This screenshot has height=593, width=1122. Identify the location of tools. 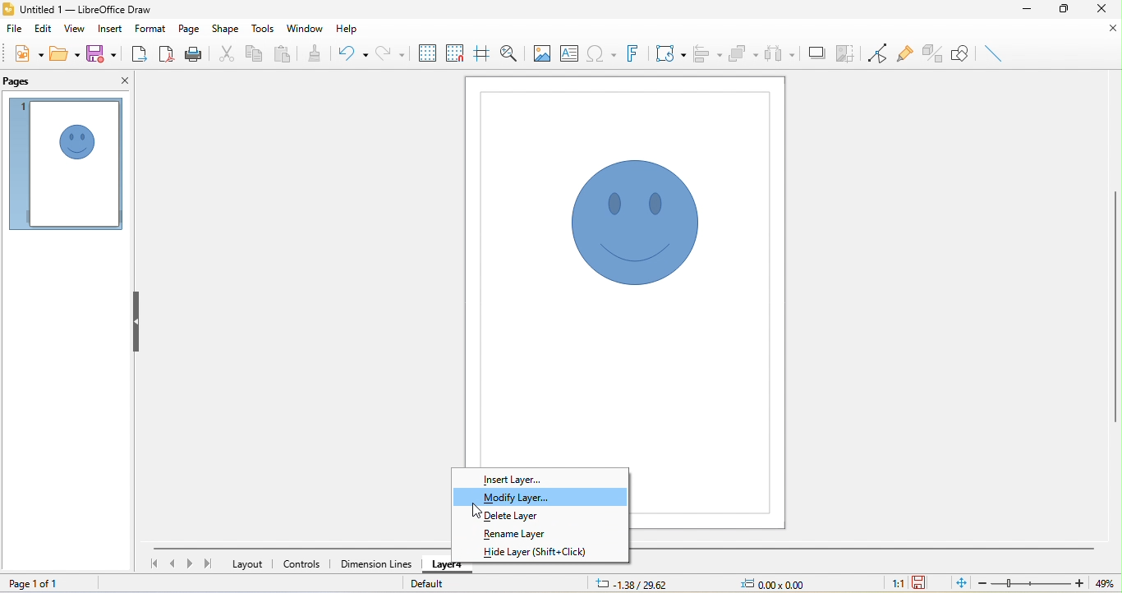
(264, 29).